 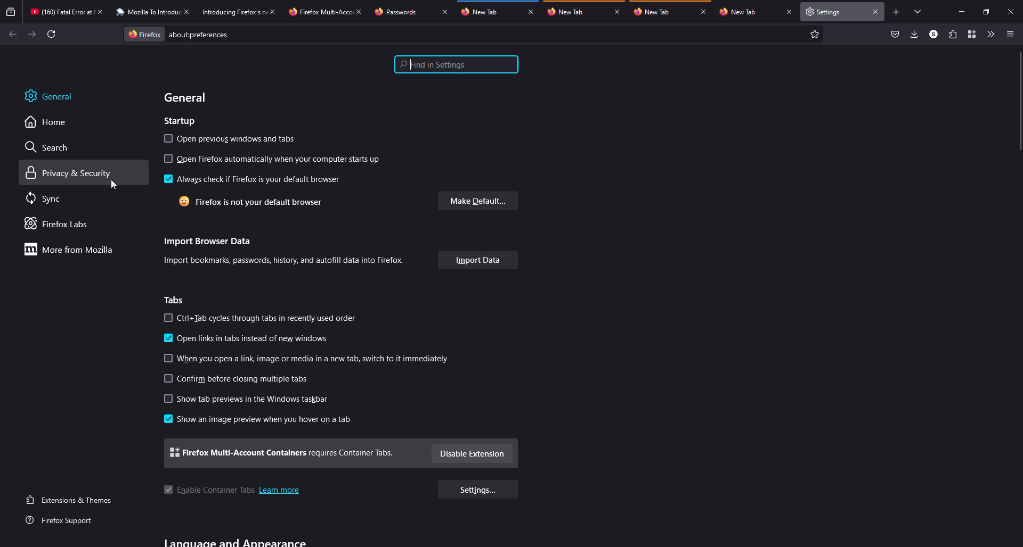 What do you see at coordinates (167, 379) in the screenshot?
I see `select` at bounding box center [167, 379].